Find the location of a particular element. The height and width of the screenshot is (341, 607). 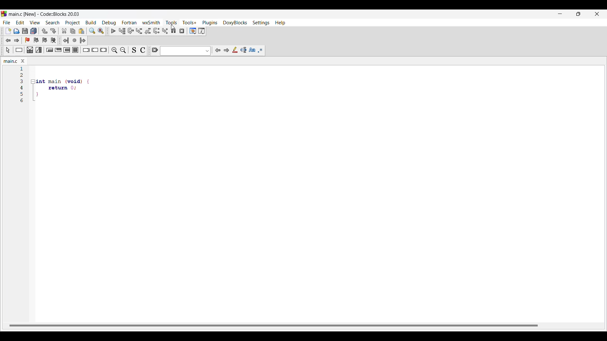

Debugging windows is located at coordinates (193, 31).